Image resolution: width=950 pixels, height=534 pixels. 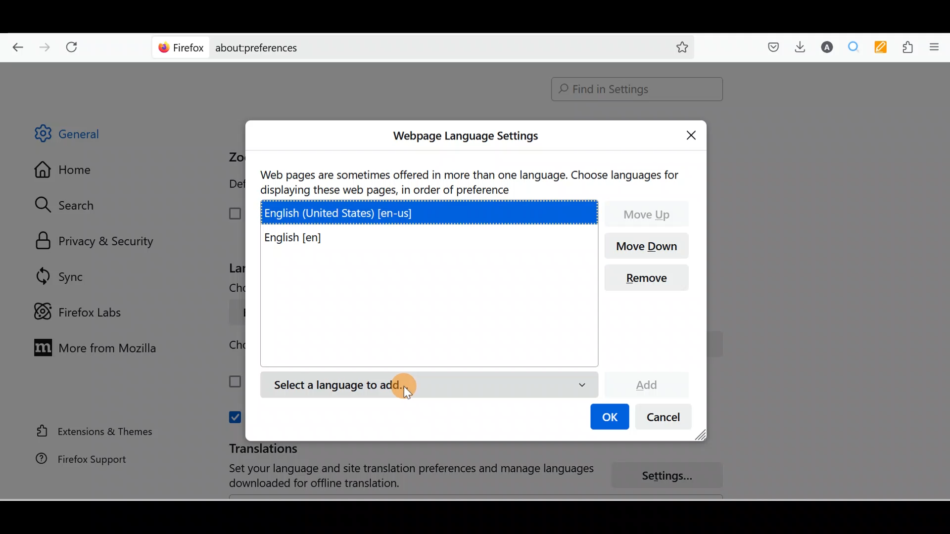 I want to click on Downloads, so click(x=798, y=46).